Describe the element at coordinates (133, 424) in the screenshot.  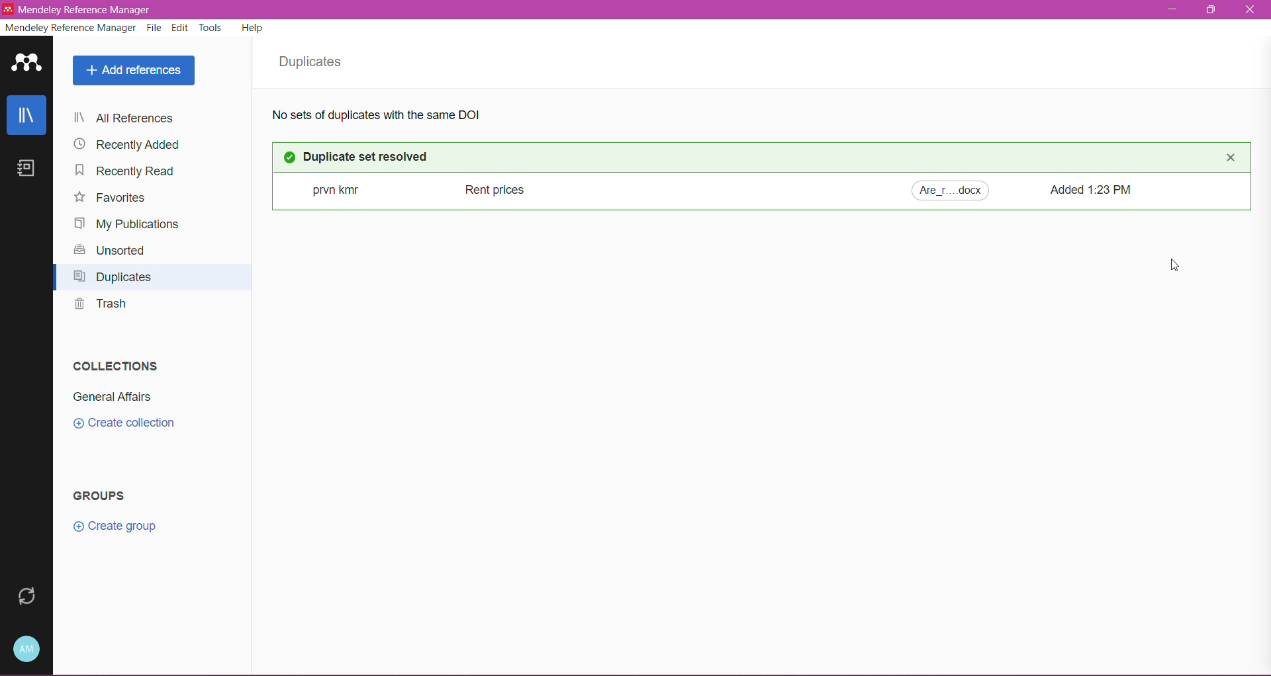
I see `Click to Create New Collection` at that location.